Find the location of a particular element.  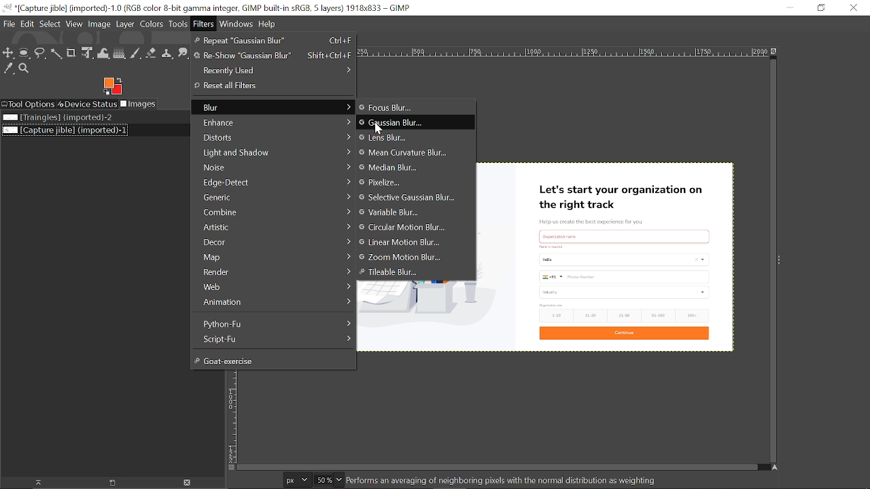

Distorts is located at coordinates (273, 138).